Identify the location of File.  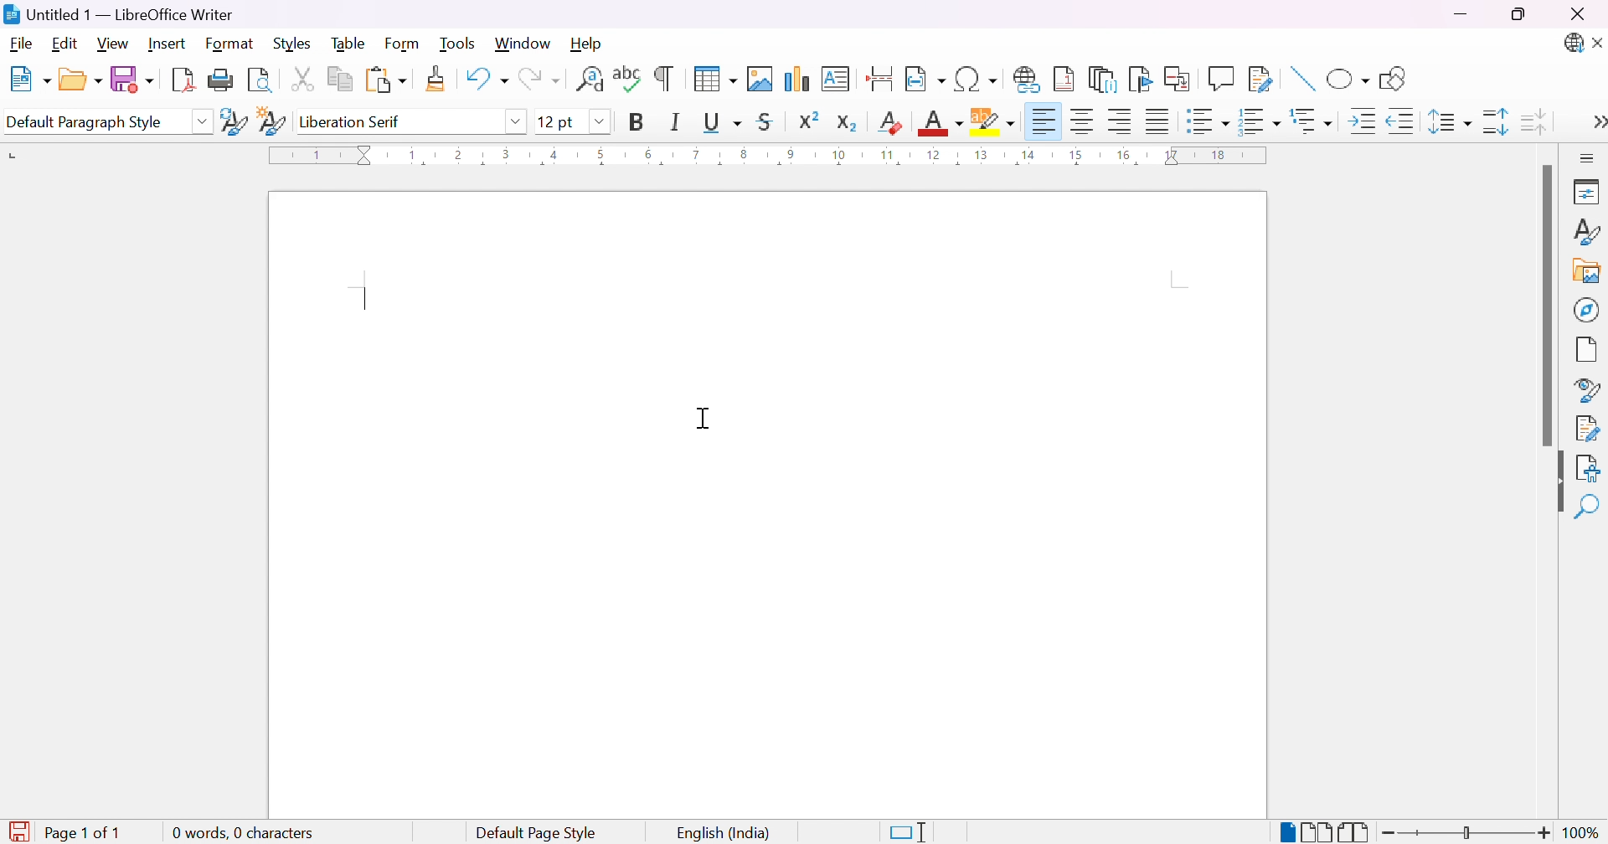
(23, 45).